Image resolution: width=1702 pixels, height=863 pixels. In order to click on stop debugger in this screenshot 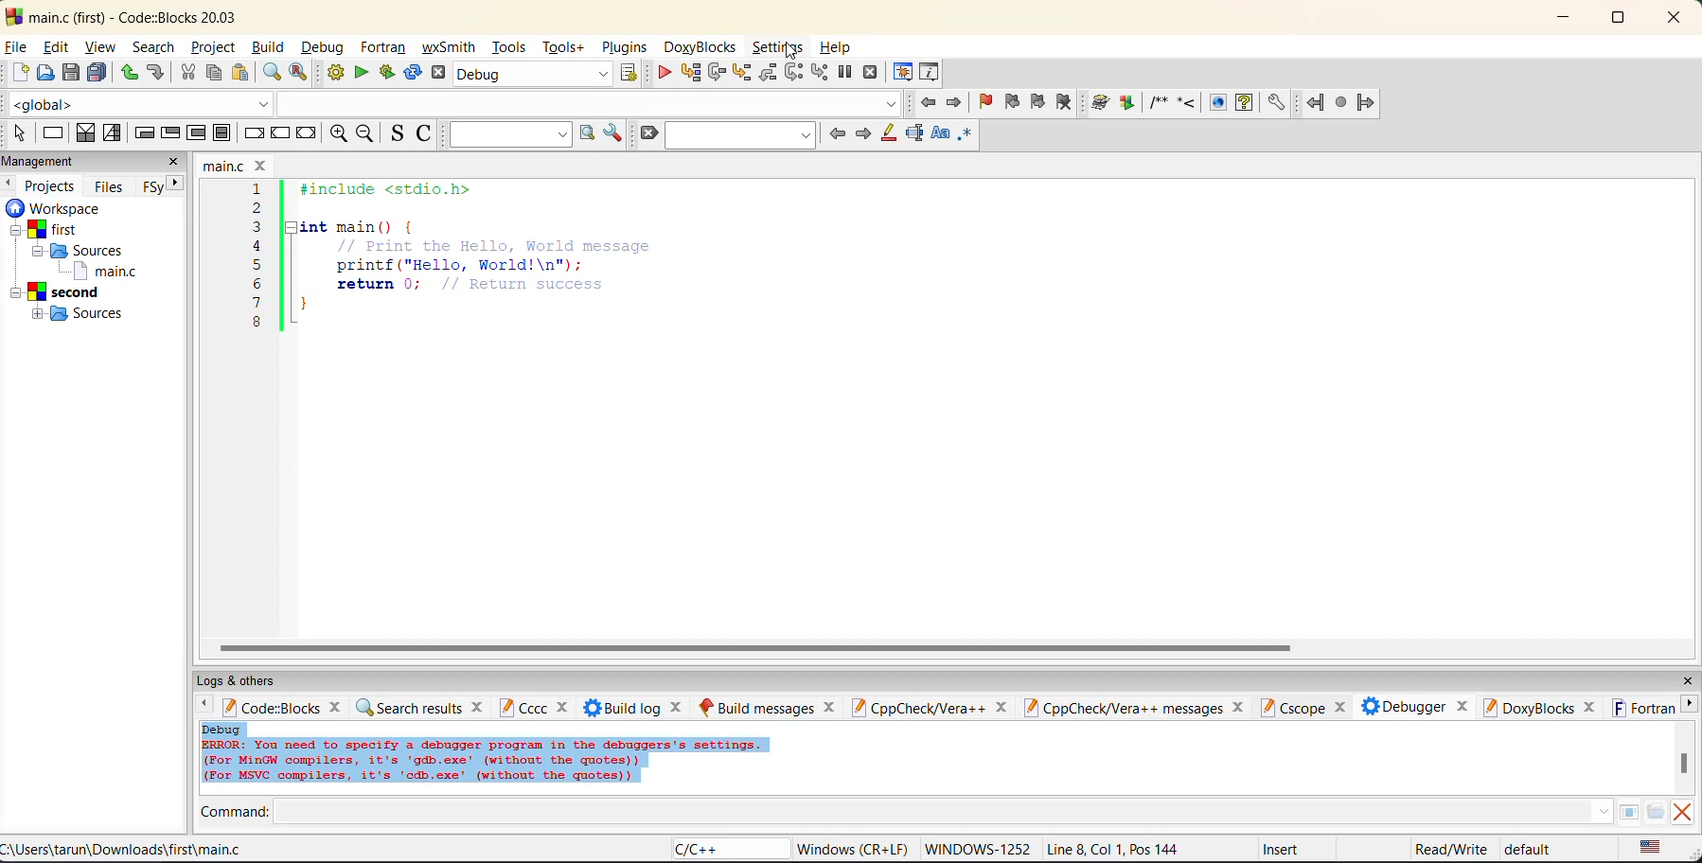, I will do `click(872, 73)`.